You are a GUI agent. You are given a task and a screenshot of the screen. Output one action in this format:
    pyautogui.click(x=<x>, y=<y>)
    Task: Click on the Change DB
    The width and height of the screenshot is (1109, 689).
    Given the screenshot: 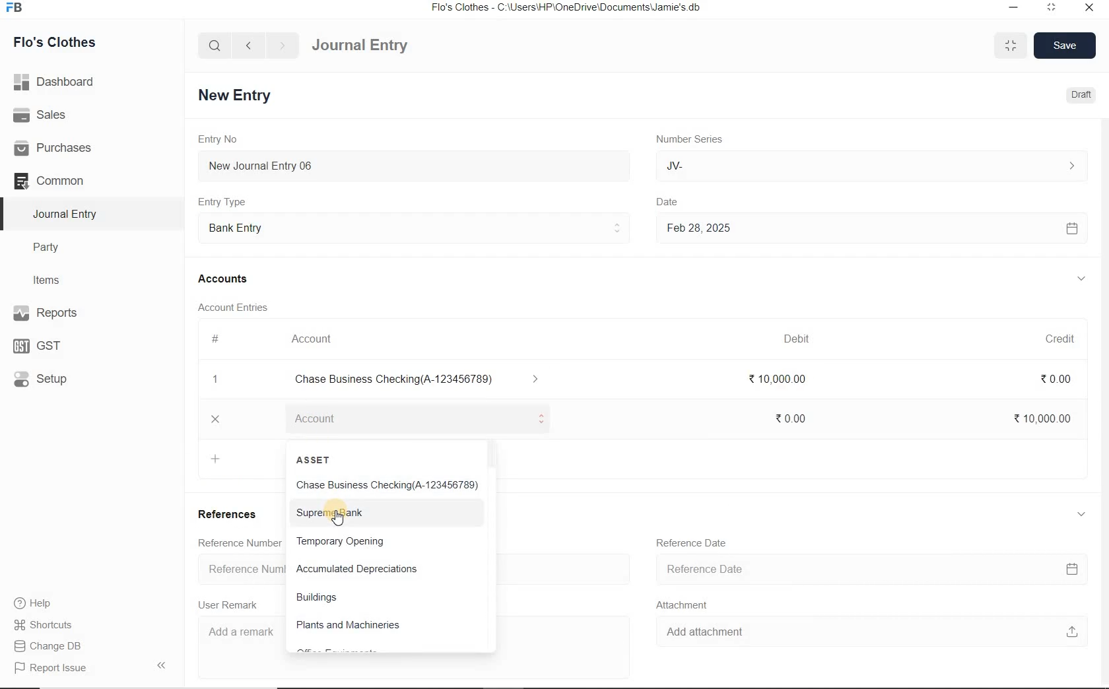 What is the action you would take?
    pyautogui.click(x=49, y=645)
    